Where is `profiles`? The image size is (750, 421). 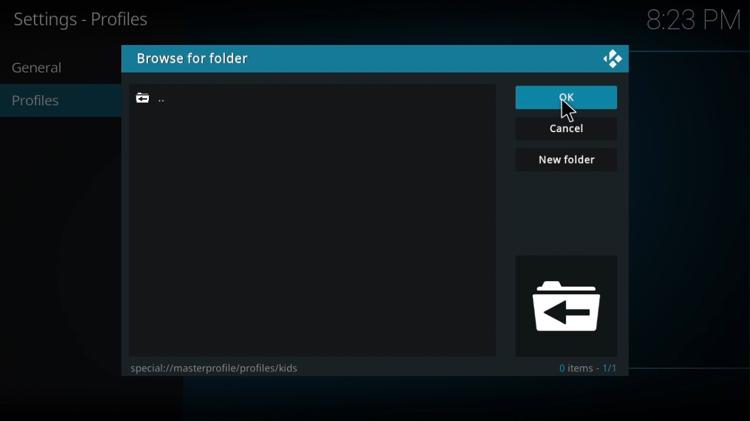
profiles is located at coordinates (38, 101).